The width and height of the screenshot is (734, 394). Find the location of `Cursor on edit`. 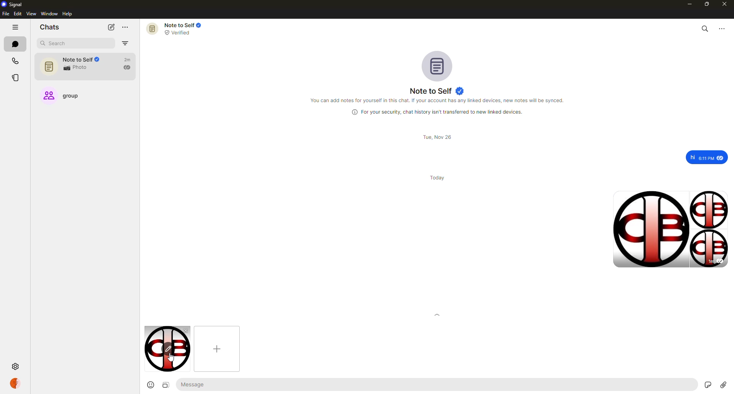

Cursor on edit is located at coordinates (168, 349).